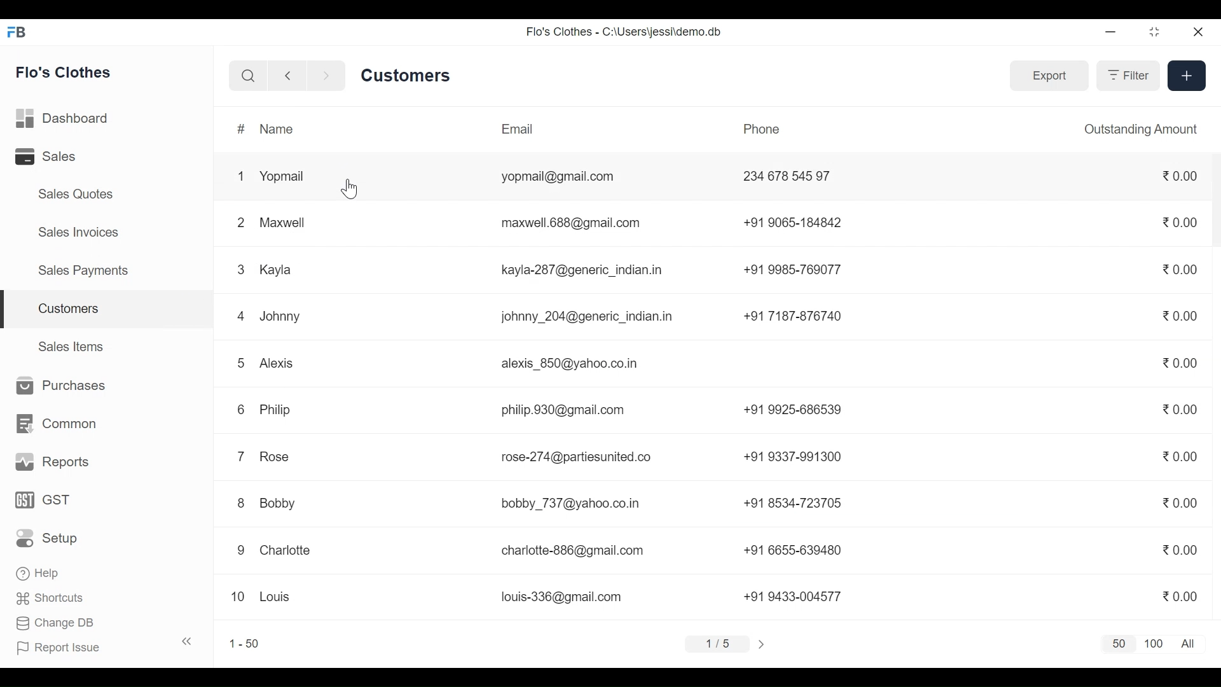 The image size is (1221, 687). I want to click on Report Issue, so click(98, 645).